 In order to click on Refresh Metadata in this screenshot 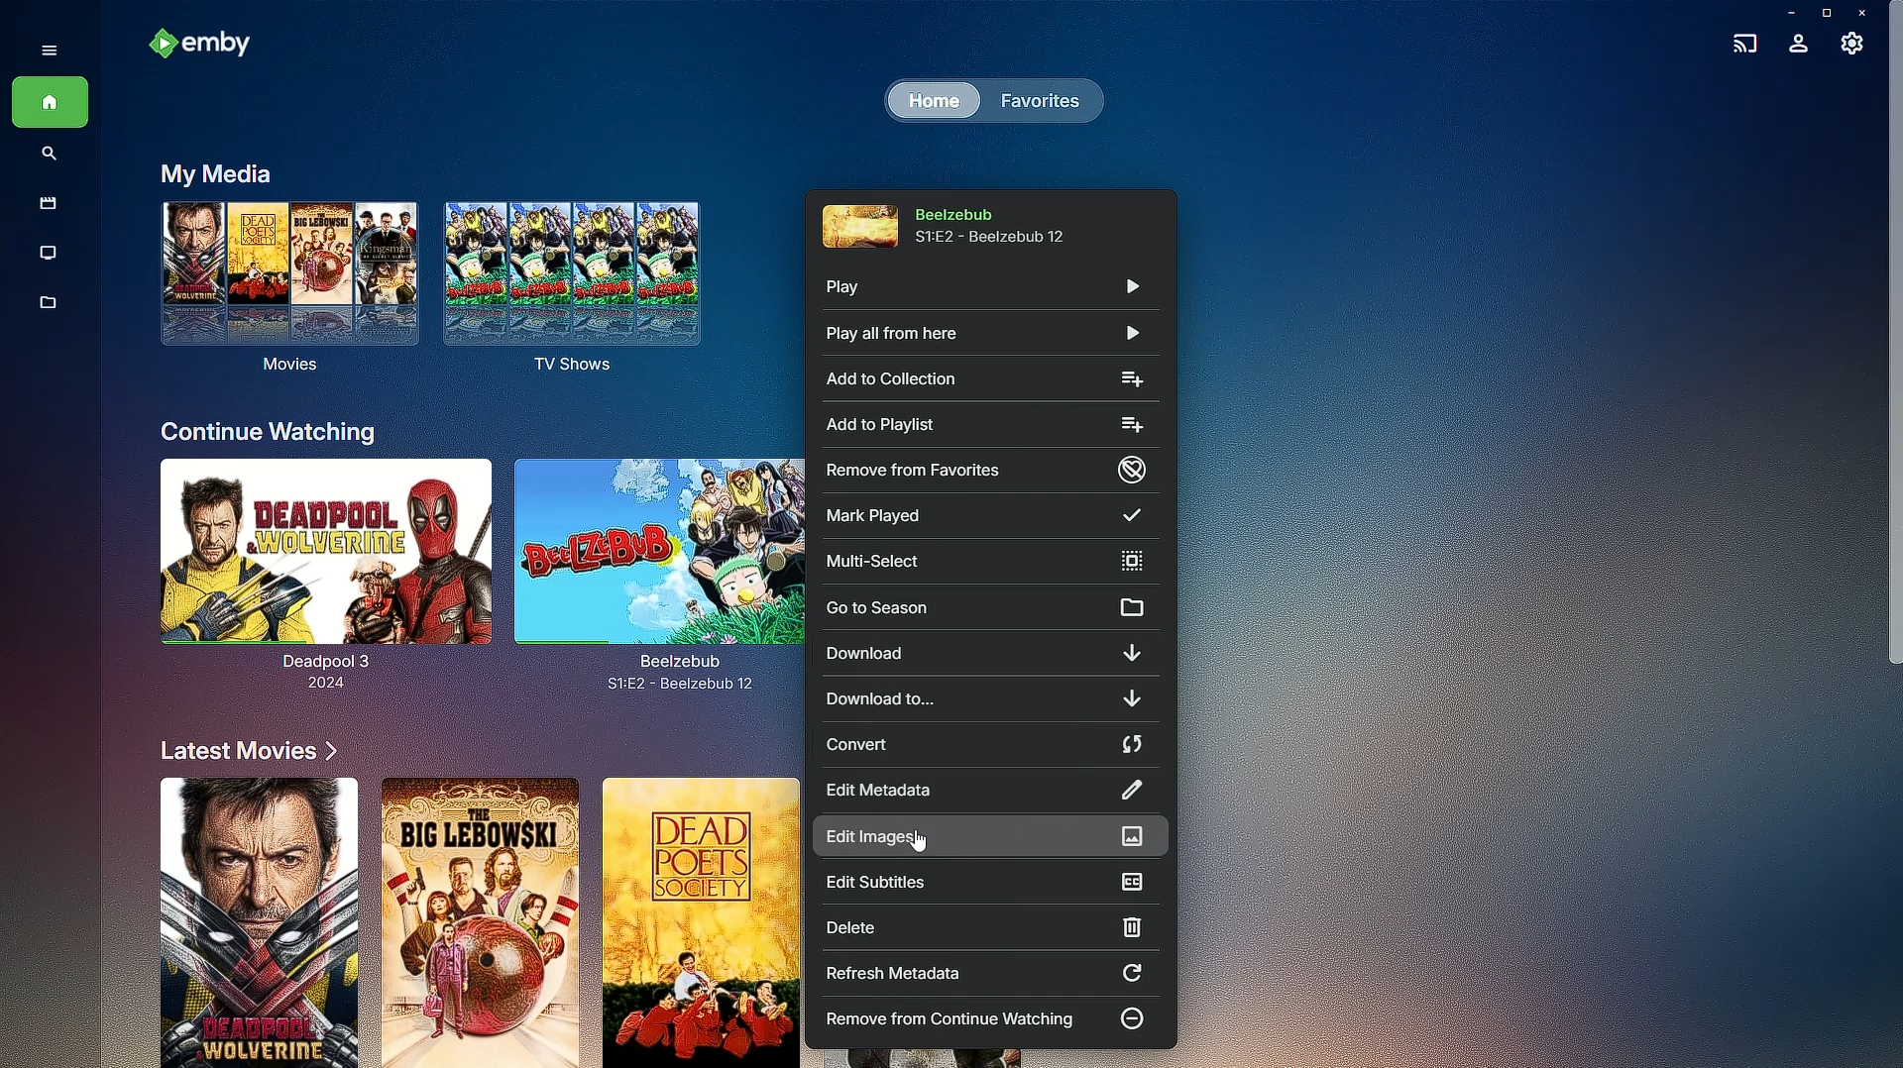, I will do `click(988, 975)`.